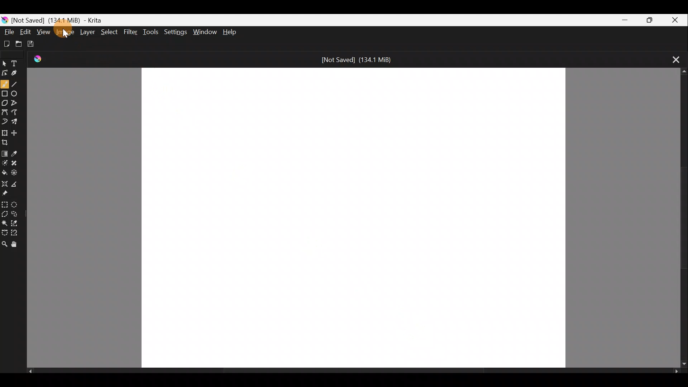  What do you see at coordinates (18, 152) in the screenshot?
I see `Sample a colour from the image/current layer` at bounding box center [18, 152].